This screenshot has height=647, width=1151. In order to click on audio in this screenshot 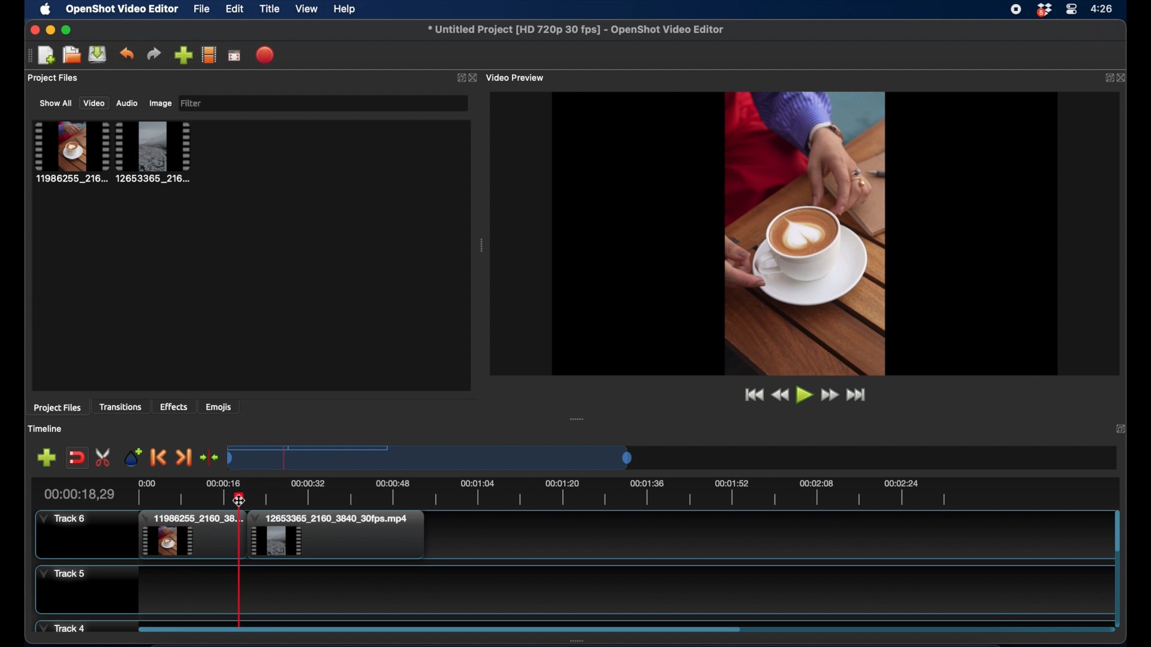, I will do `click(128, 103)`.